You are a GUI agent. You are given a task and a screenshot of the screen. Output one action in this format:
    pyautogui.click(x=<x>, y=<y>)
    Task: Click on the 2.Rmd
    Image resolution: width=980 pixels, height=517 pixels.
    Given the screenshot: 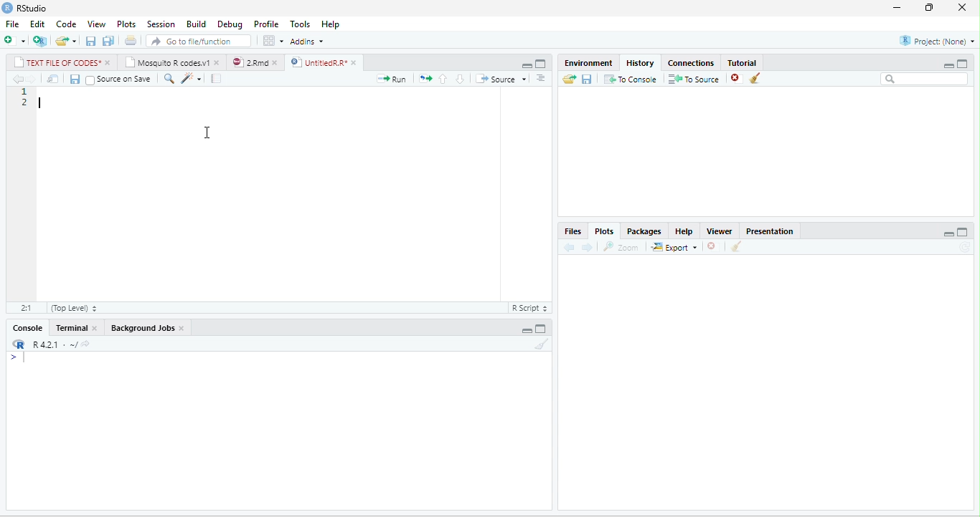 What is the action you would take?
    pyautogui.click(x=250, y=62)
    